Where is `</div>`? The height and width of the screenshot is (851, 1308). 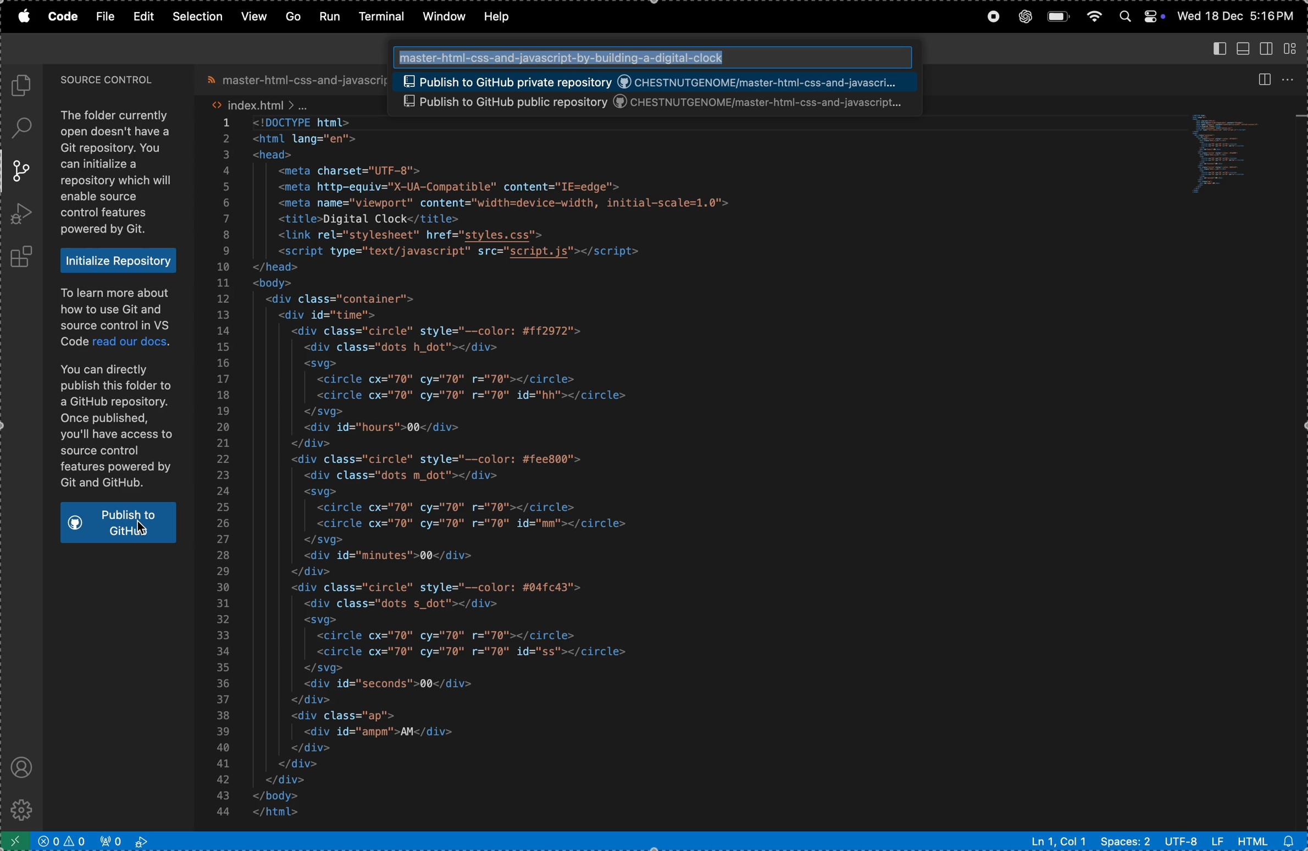
</div> is located at coordinates (311, 700).